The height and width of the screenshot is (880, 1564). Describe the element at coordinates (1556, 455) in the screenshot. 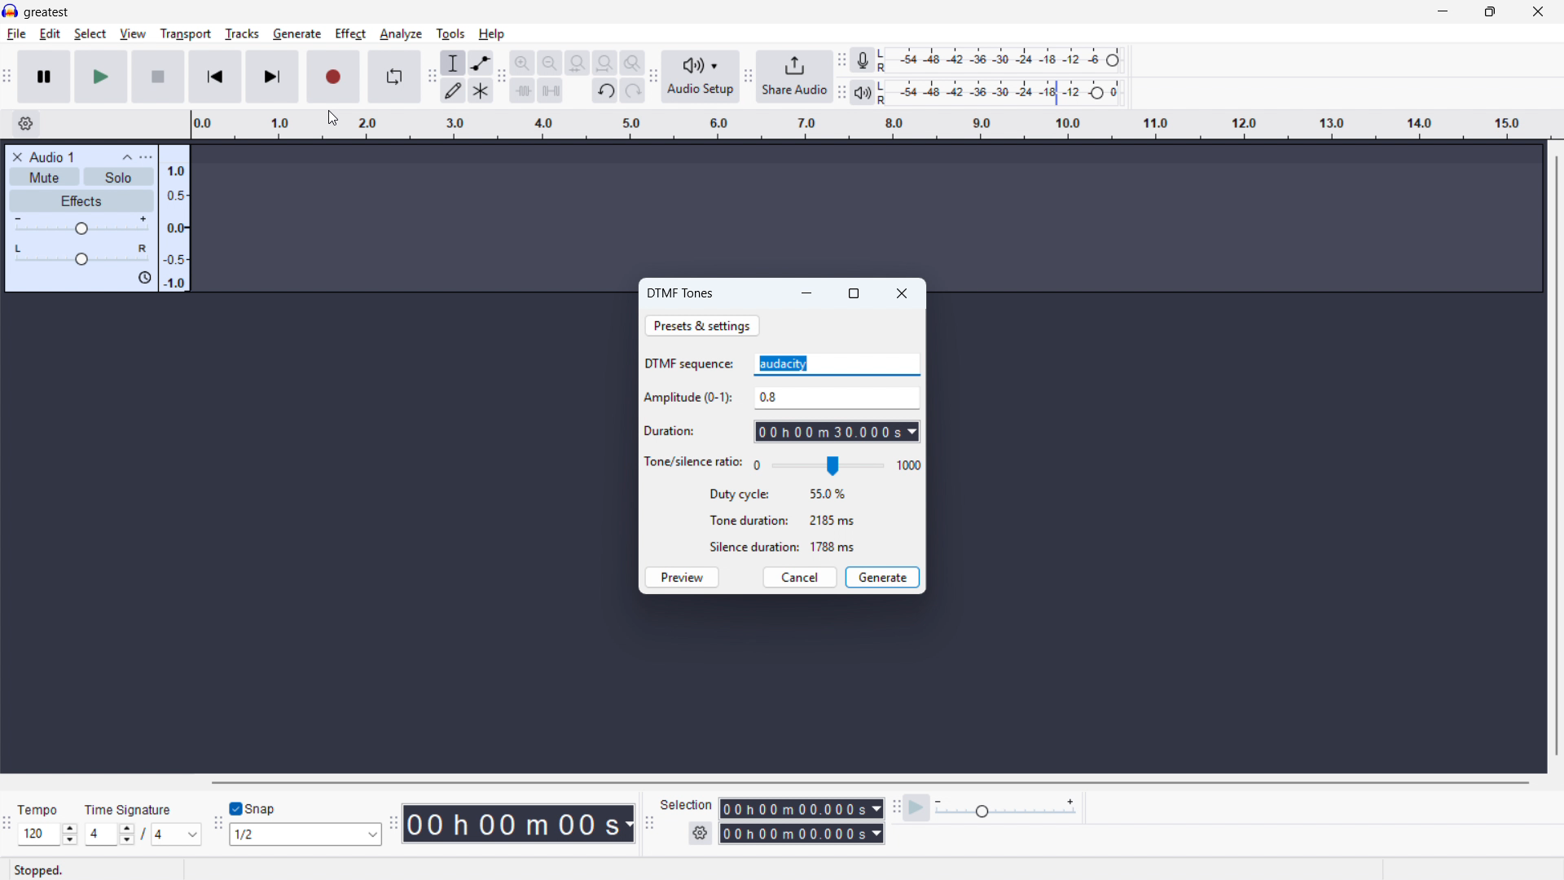

I see `Vertical scroll bar ` at that location.